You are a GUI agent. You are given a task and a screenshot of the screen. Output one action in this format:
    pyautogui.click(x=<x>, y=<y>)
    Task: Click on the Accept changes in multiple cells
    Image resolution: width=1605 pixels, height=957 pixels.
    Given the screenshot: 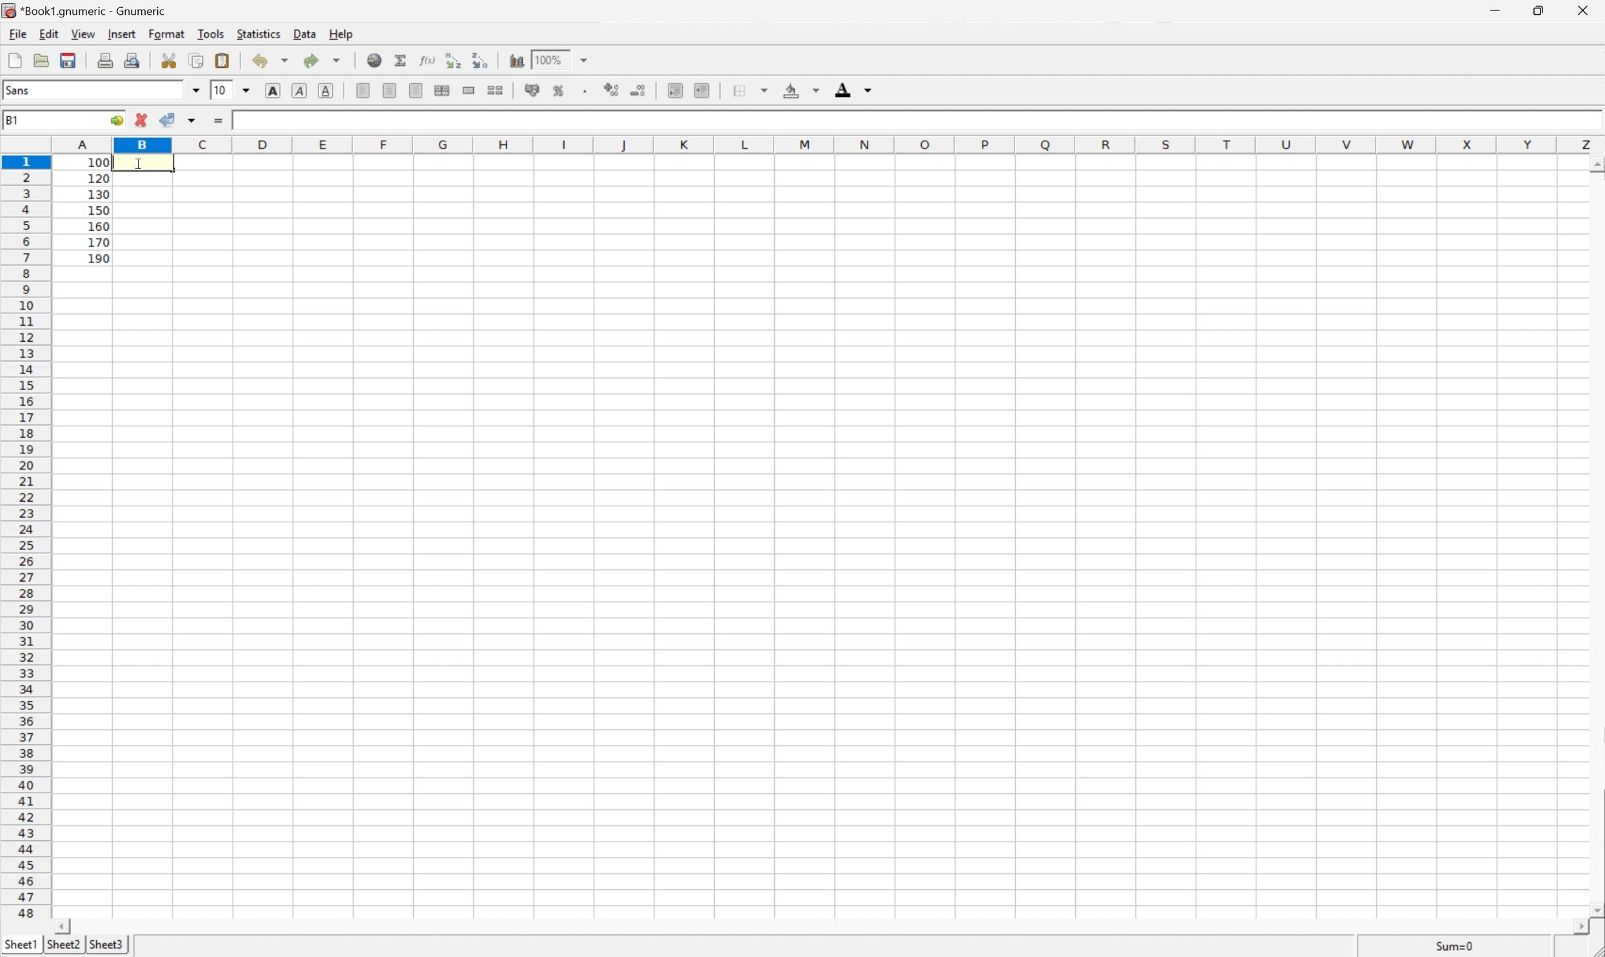 What is the action you would take?
    pyautogui.click(x=191, y=121)
    